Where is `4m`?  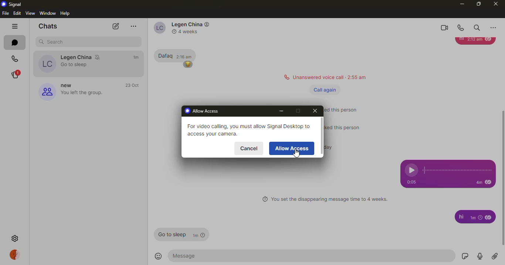 4m is located at coordinates (474, 183).